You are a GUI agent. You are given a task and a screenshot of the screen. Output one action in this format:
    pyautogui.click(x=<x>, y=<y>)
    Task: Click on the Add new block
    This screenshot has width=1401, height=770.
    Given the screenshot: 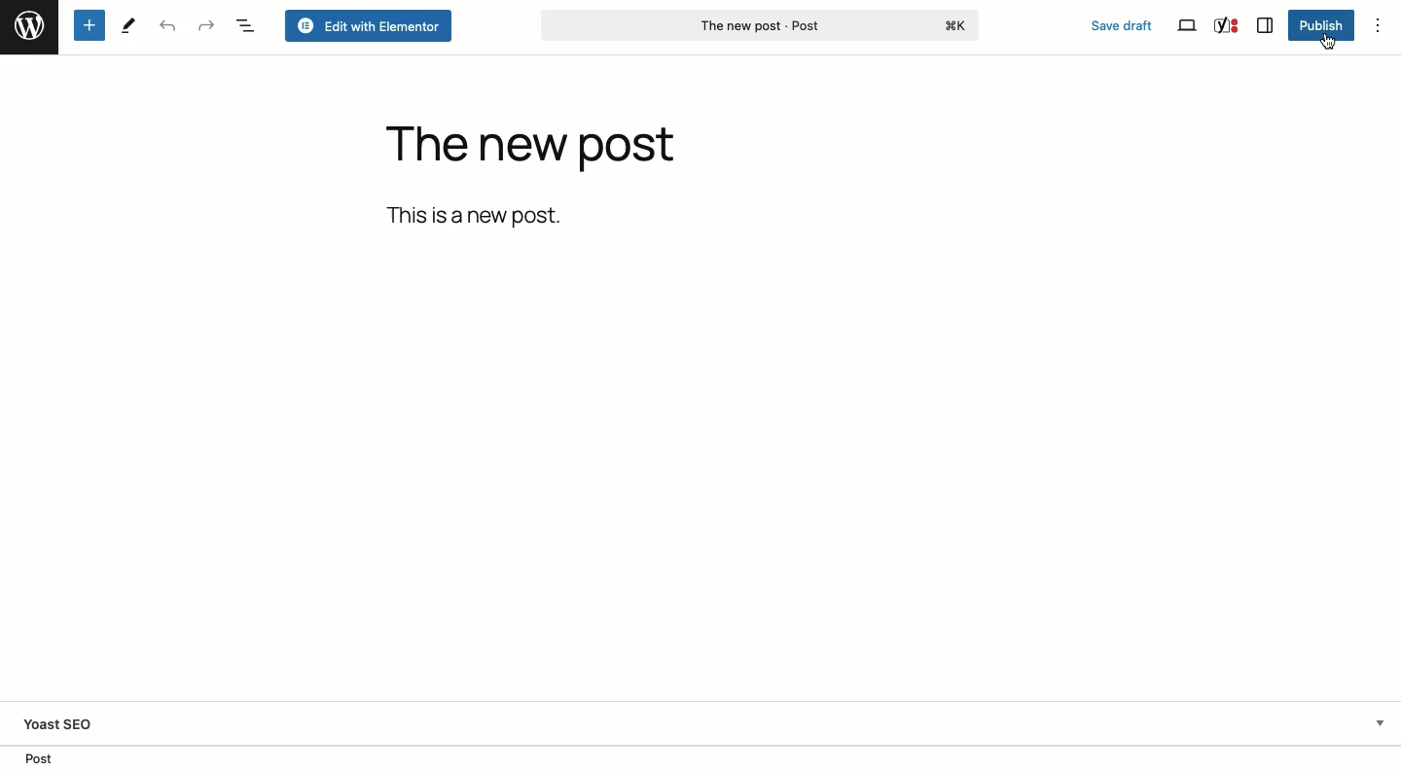 What is the action you would take?
    pyautogui.click(x=90, y=25)
    